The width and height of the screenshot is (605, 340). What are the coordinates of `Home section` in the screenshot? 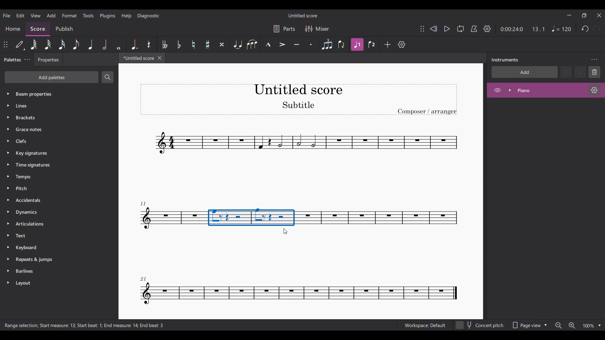 It's located at (13, 29).